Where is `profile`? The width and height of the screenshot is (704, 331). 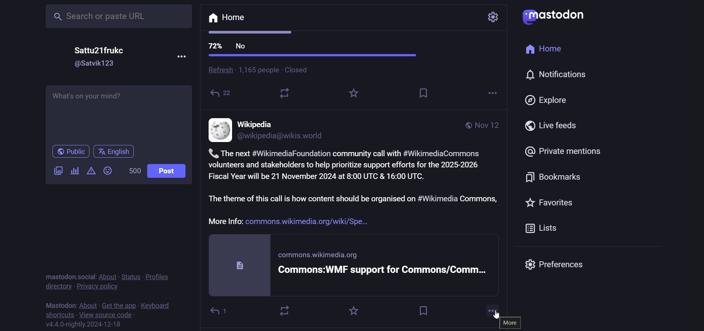 profile is located at coordinates (157, 277).